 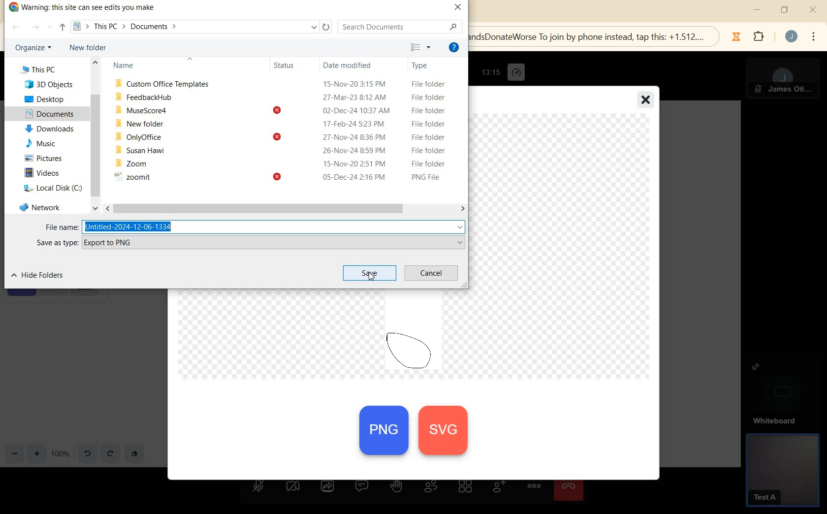 I want to click on CLOSE, so click(x=461, y=6).